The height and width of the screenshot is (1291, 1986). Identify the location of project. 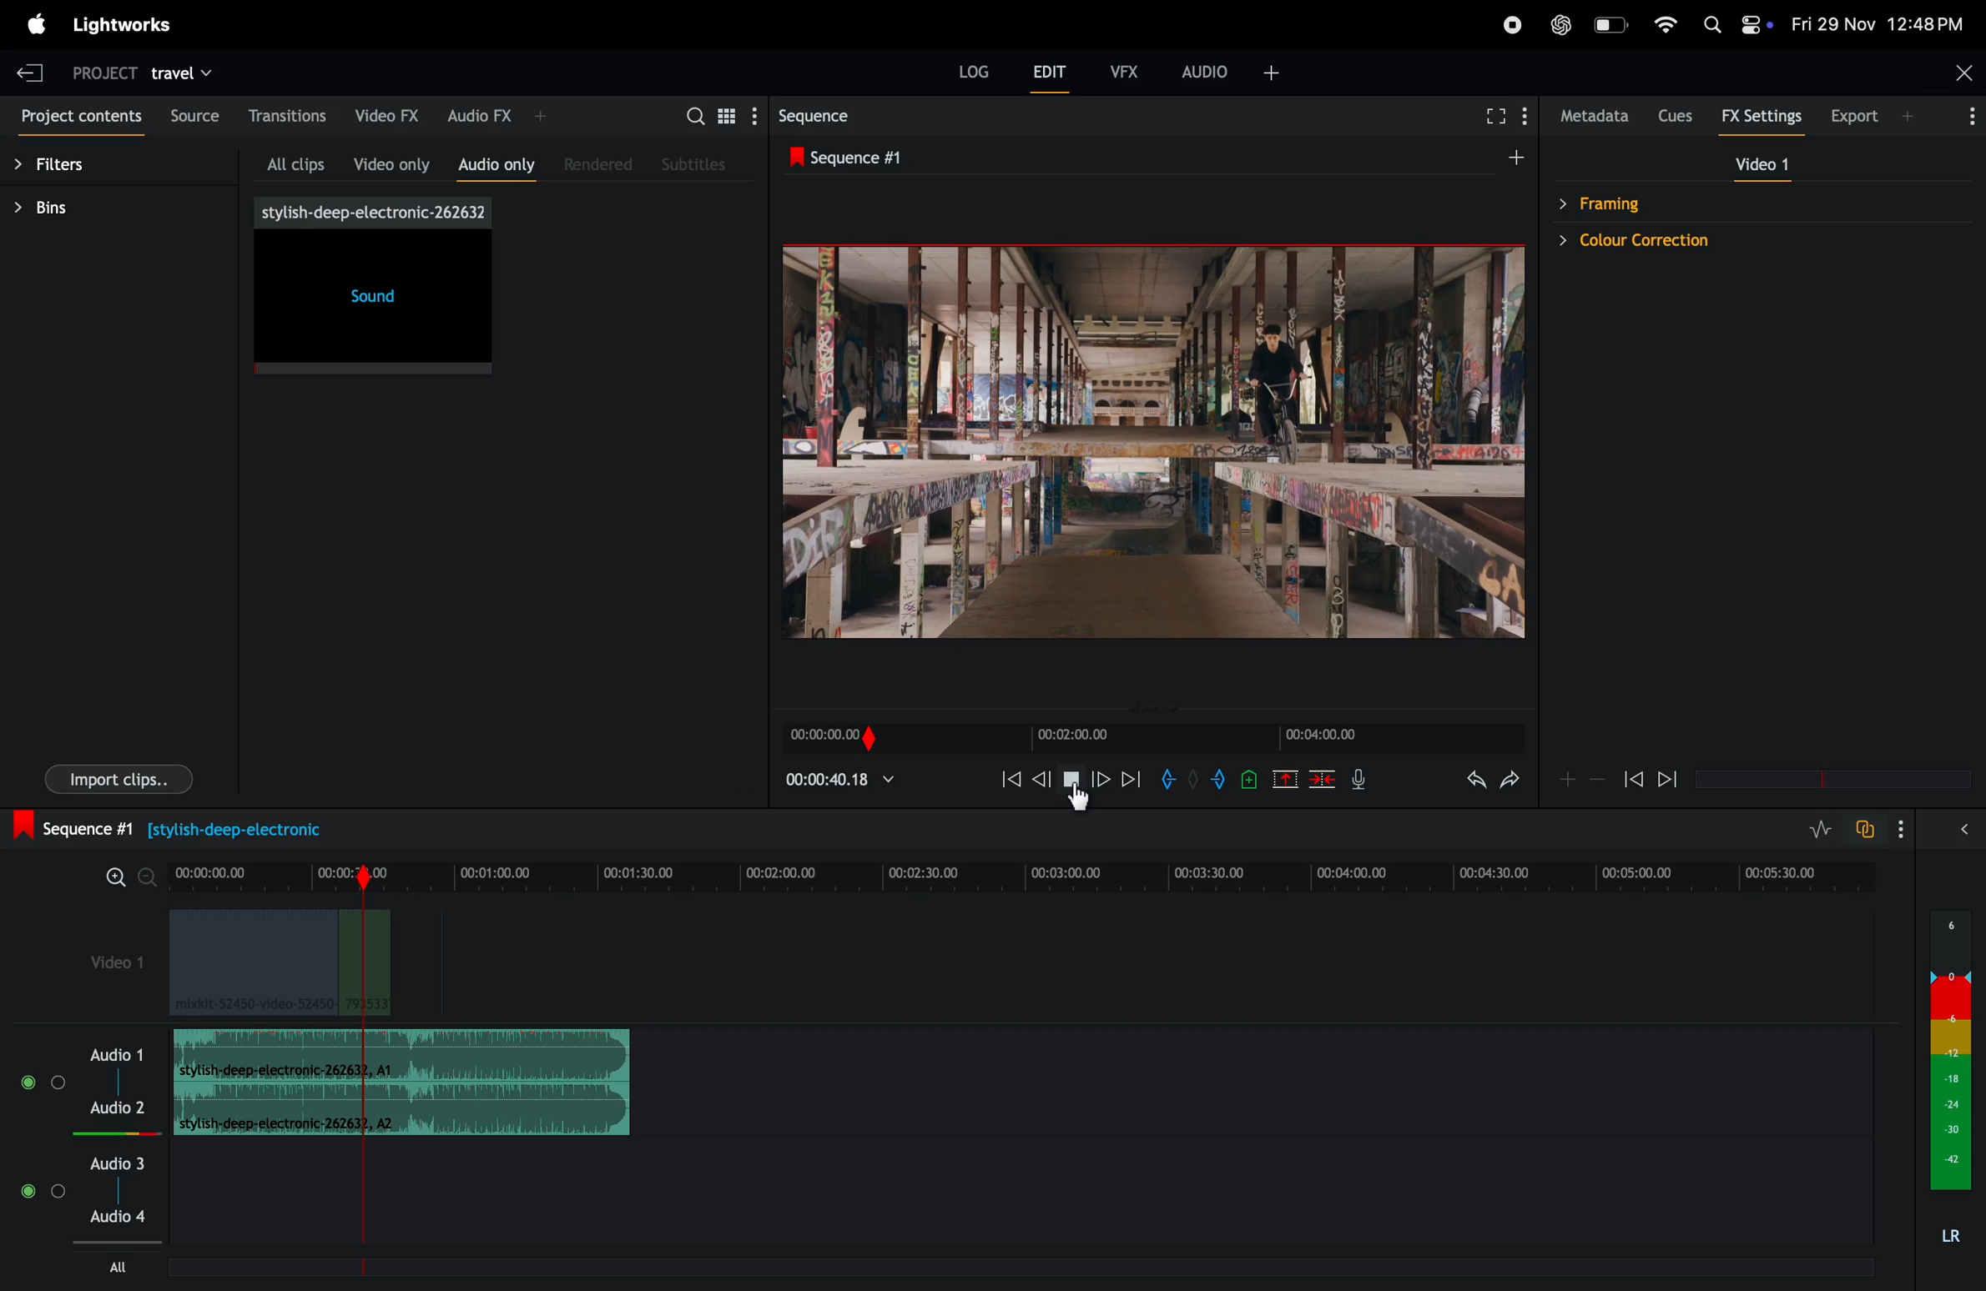
(98, 69).